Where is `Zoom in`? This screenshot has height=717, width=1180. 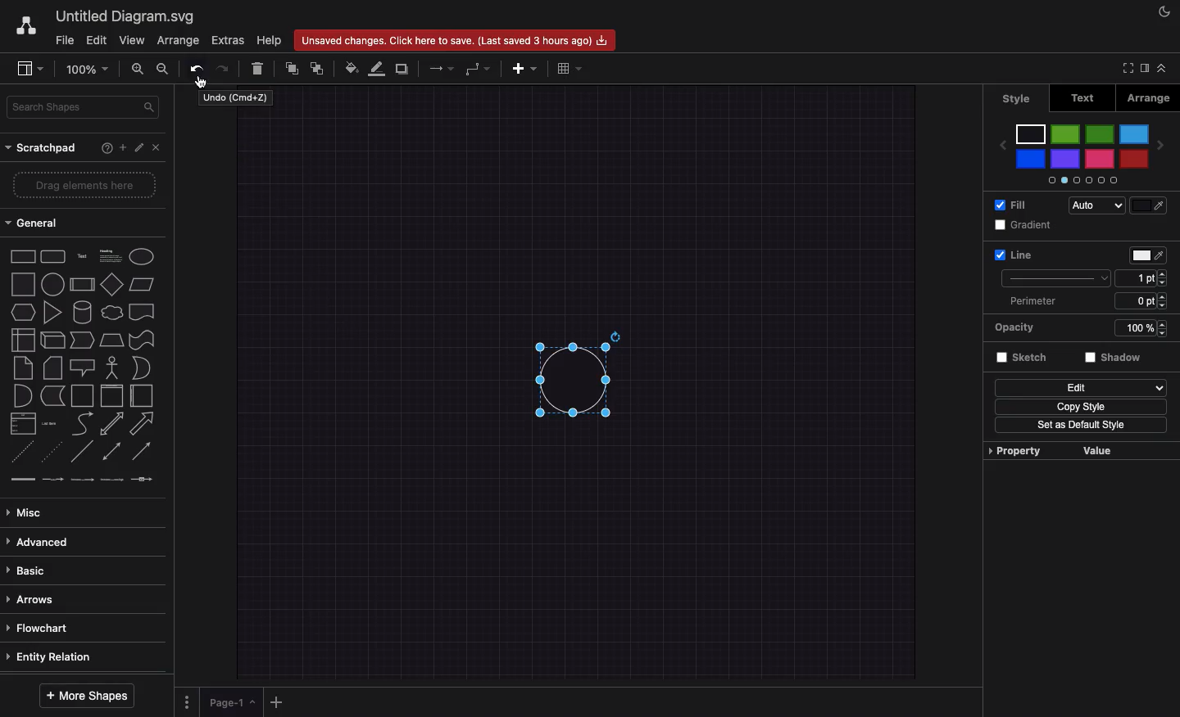 Zoom in is located at coordinates (138, 69).